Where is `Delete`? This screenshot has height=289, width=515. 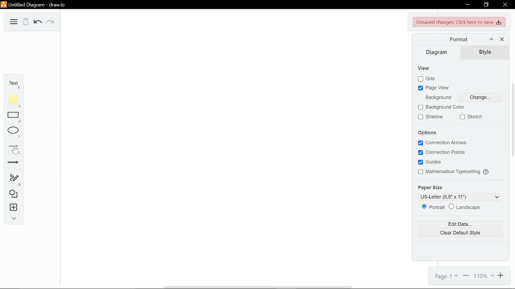
Delete is located at coordinates (25, 22).